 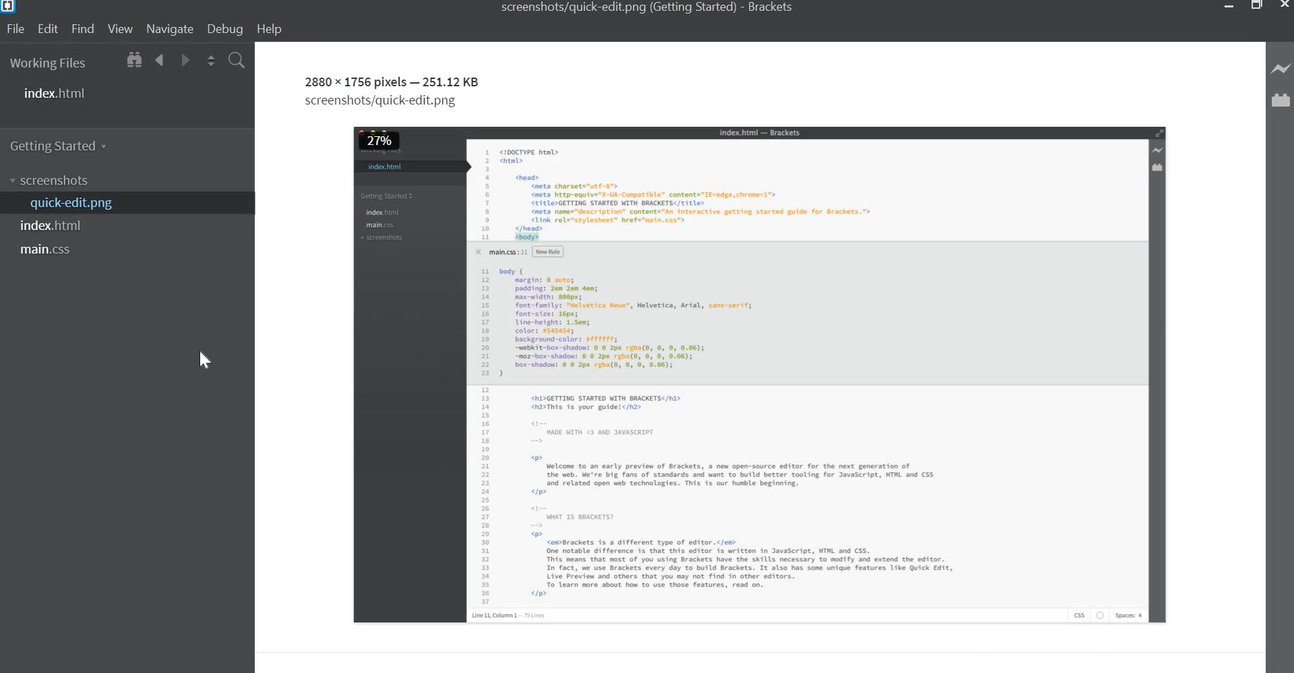 I want to click on Navigate Forward, so click(x=183, y=61).